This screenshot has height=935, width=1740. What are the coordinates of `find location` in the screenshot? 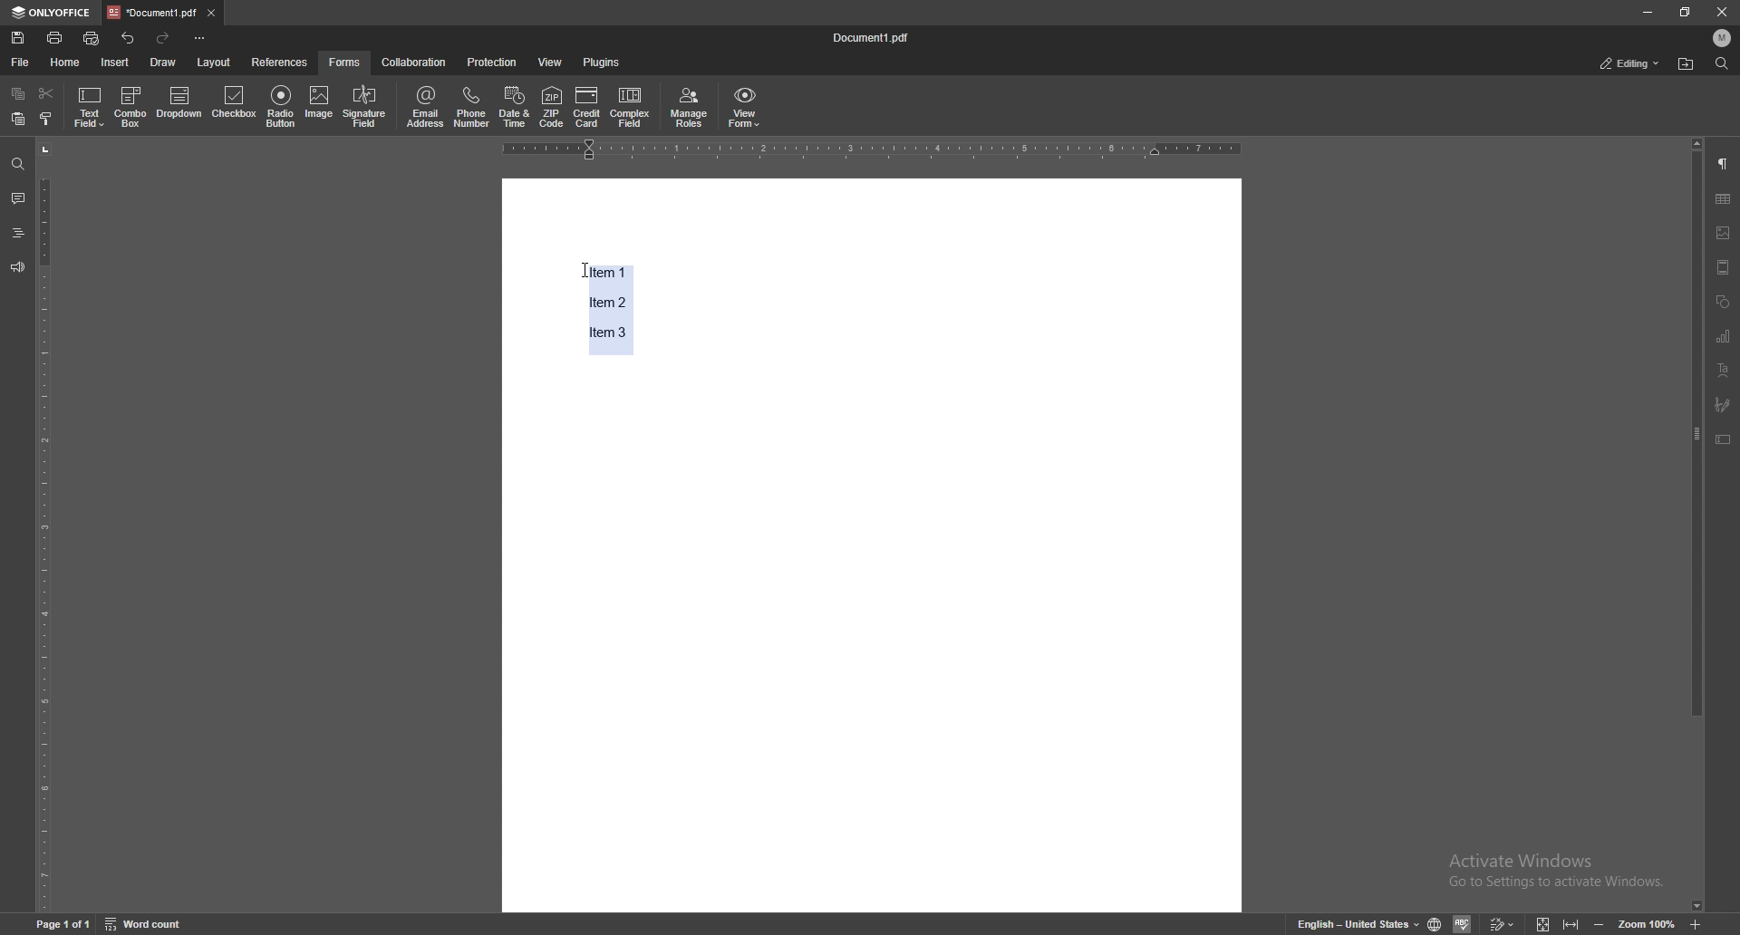 It's located at (1686, 65).